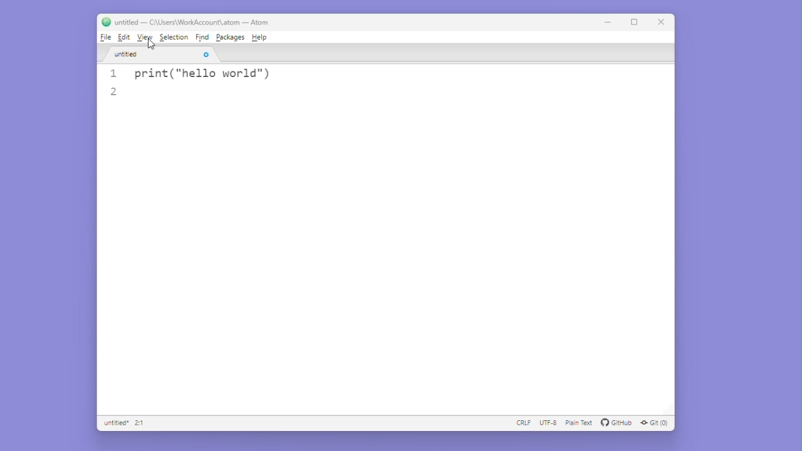 The height and width of the screenshot is (451, 802). Describe the element at coordinates (145, 38) in the screenshot. I see `view ` at that location.